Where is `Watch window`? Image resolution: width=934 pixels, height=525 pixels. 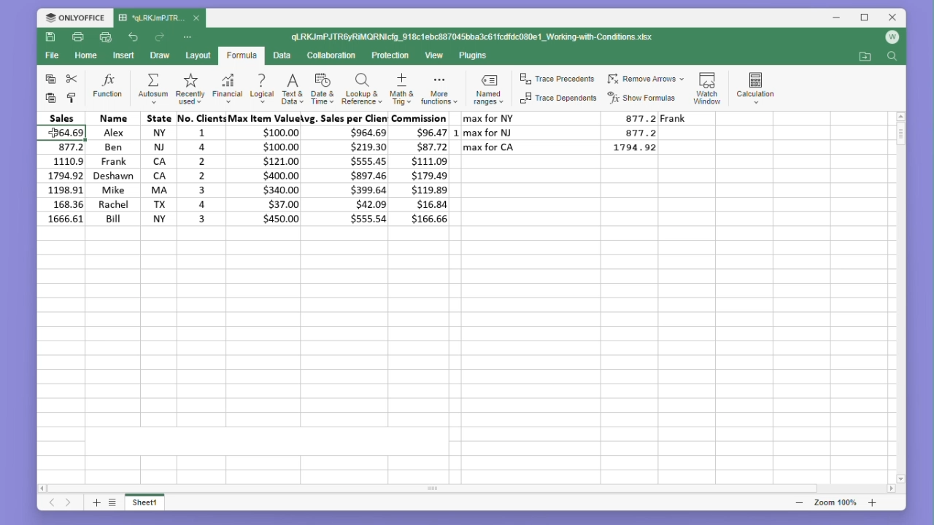 Watch window is located at coordinates (708, 86).